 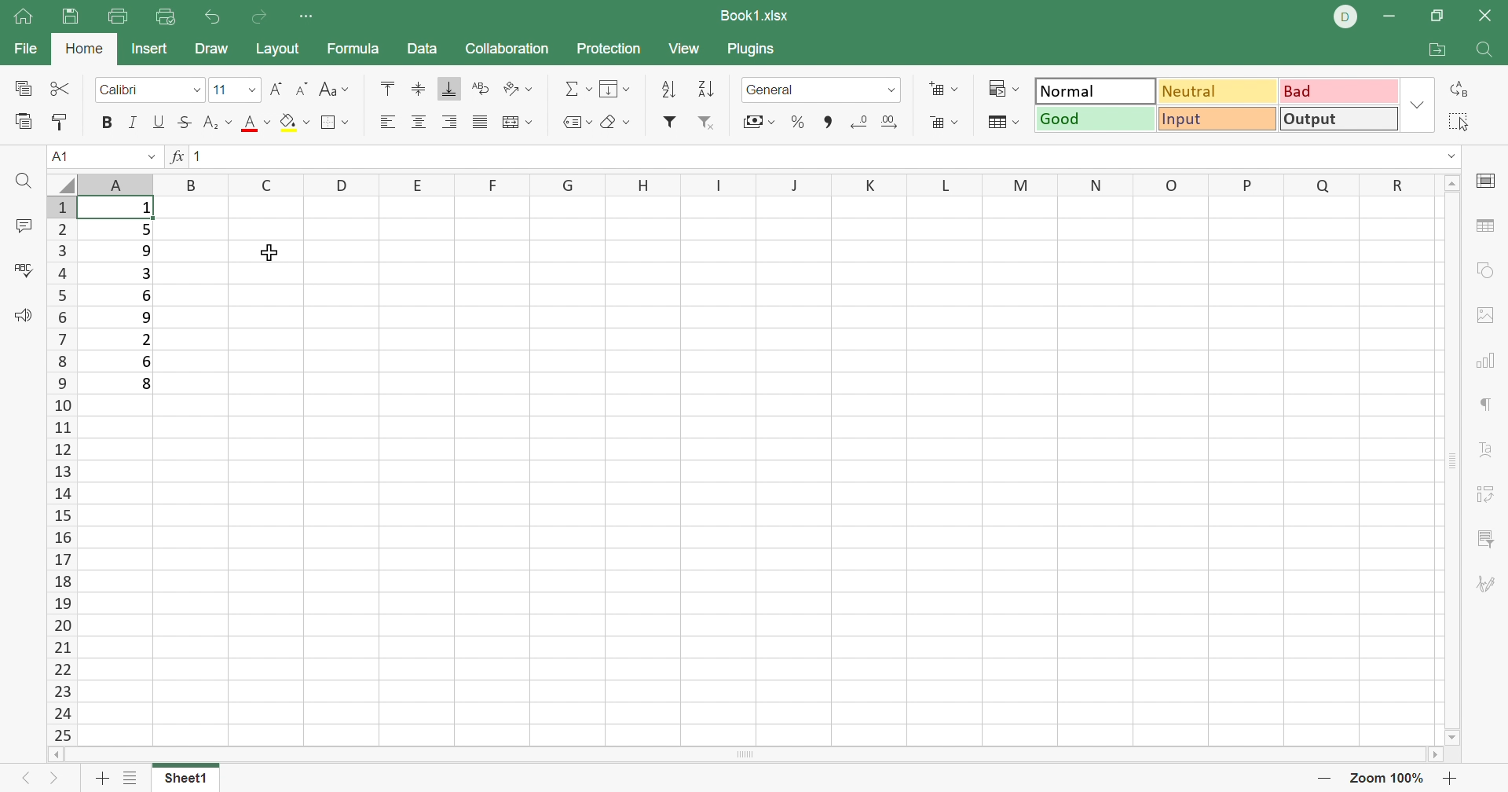 I want to click on Scroll up, so click(x=1455, y=181).